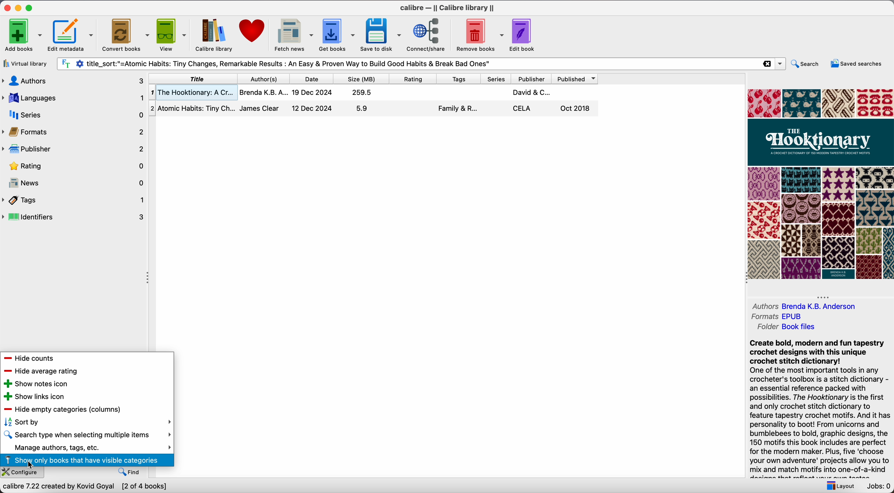  I want to click on 12 Dec 2024, so click(313, 108).